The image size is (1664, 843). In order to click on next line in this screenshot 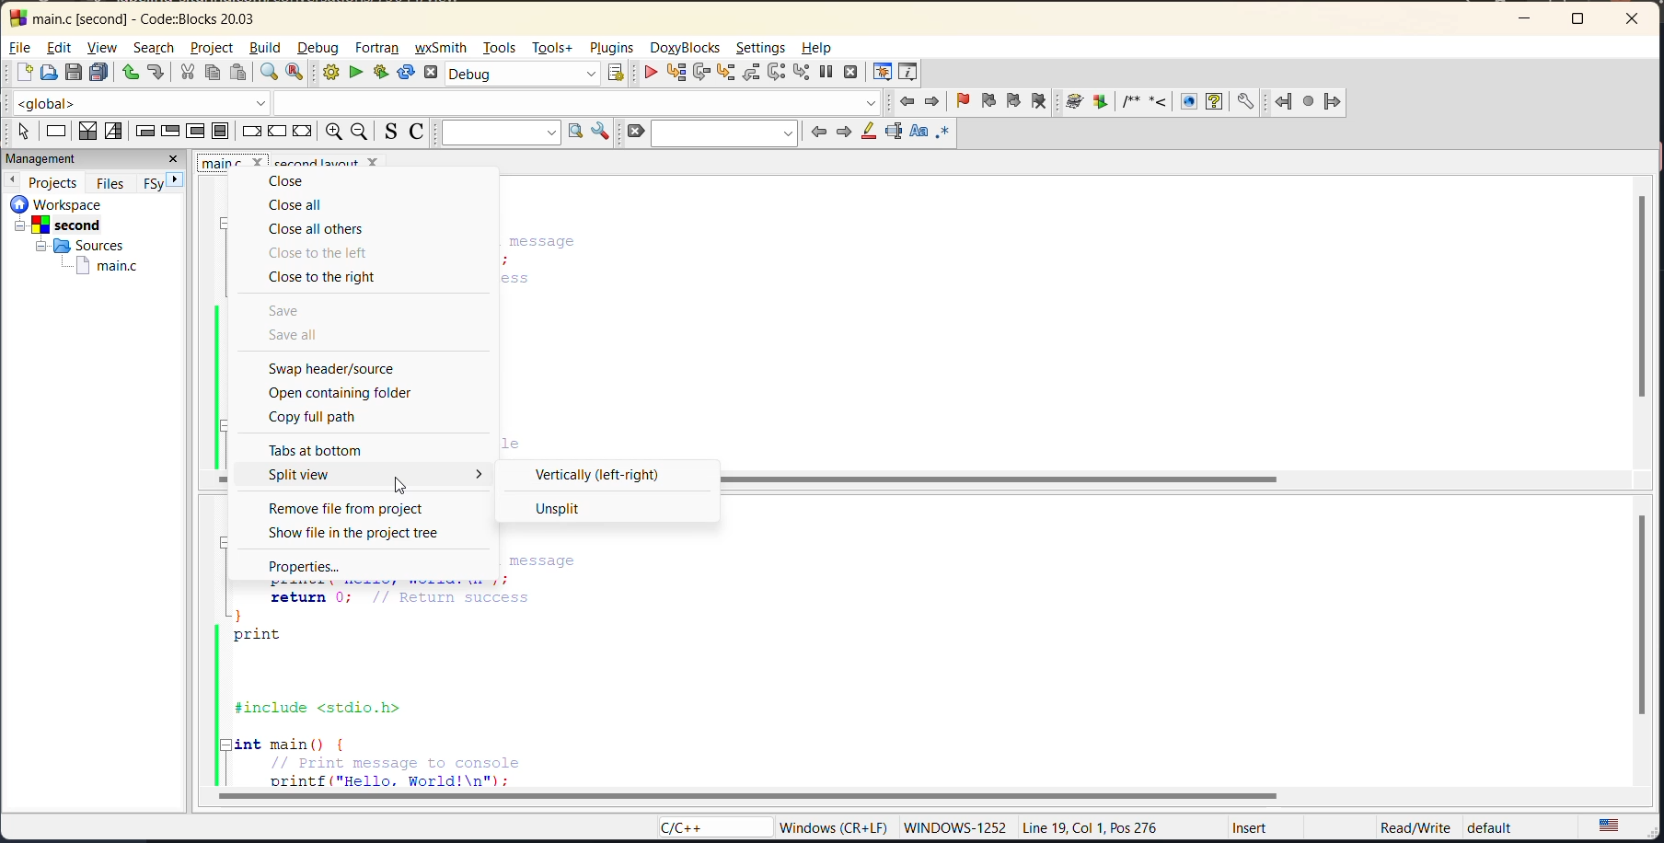, I will do `click(705, 74)`.